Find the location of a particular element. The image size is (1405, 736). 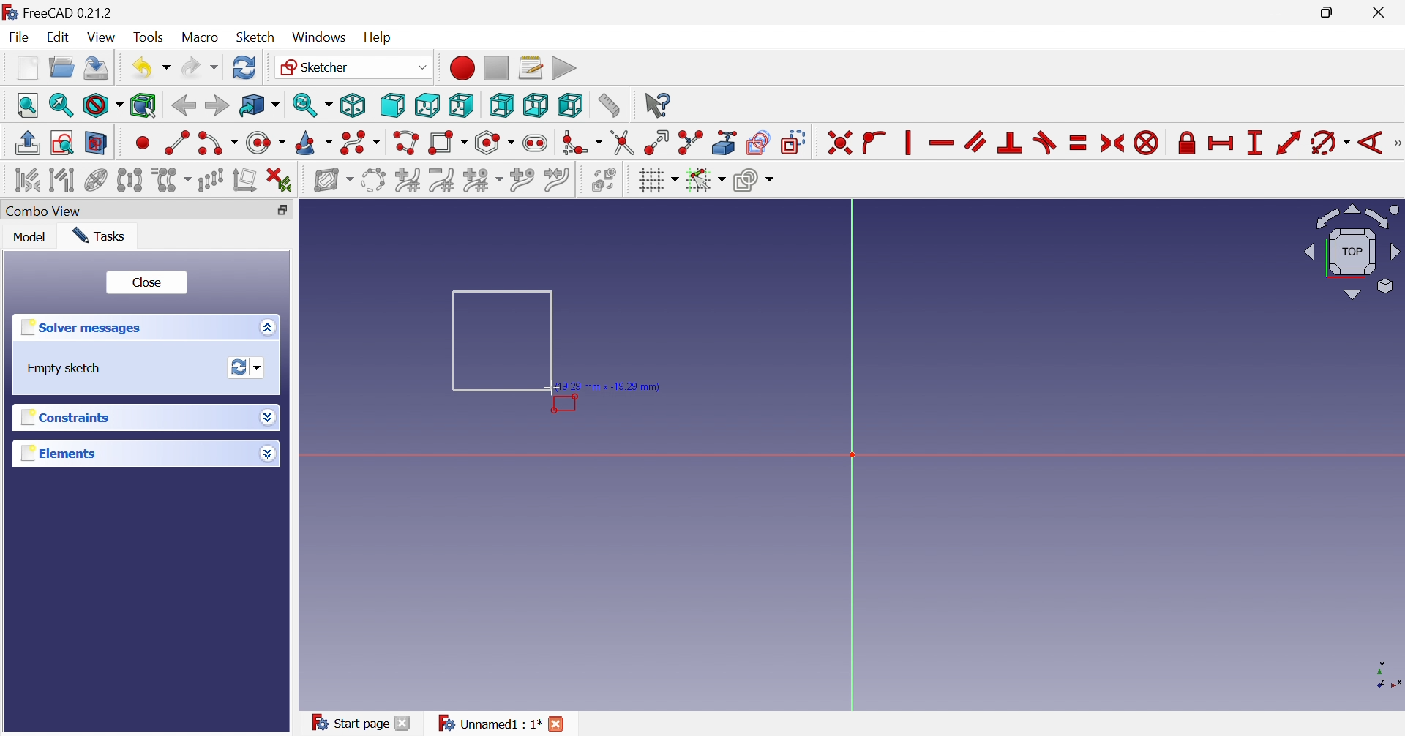

Model is located at coordinates (30, 239).